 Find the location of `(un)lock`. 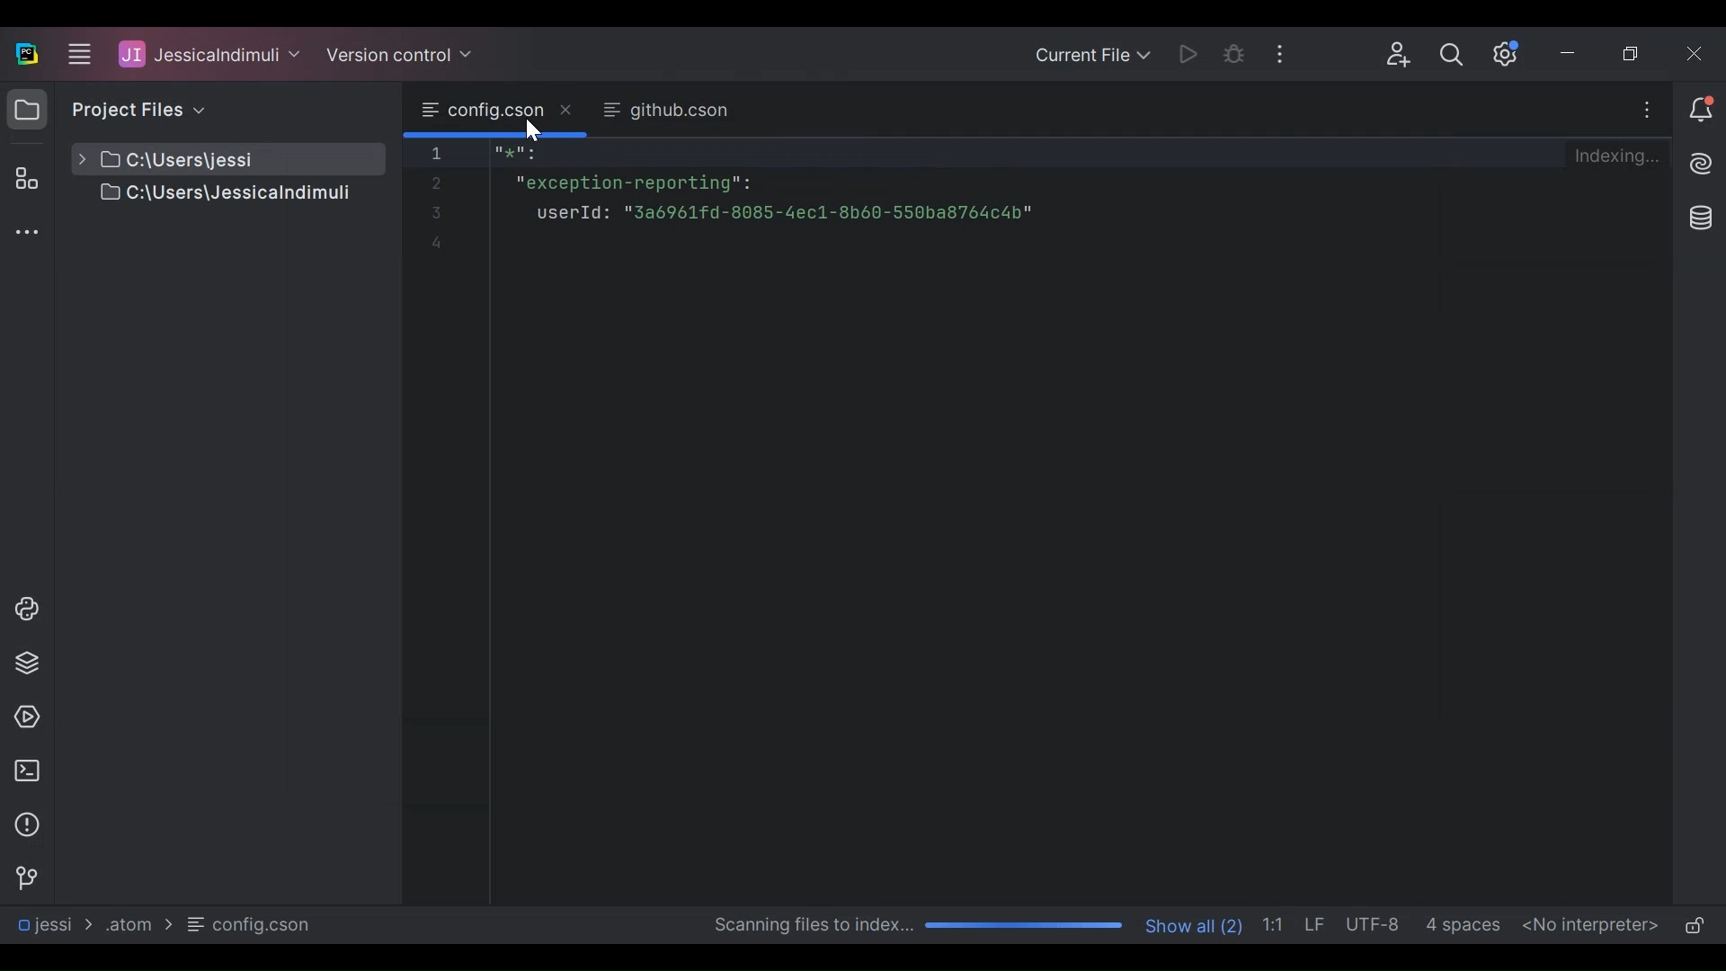

(un)lock is located at coordinates (1695, 927).